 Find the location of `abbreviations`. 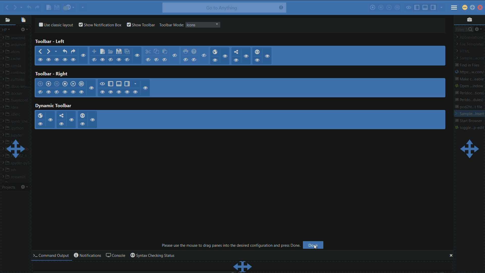

abbreviations is located at coordinates (470, 37).